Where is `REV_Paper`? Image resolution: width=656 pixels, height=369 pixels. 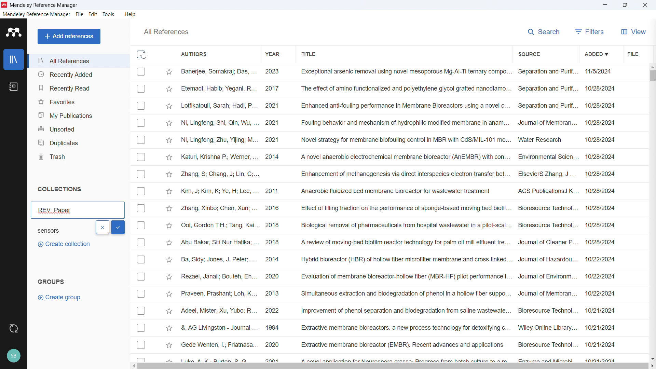 REV_Paper is located at coordinates (78, 210).